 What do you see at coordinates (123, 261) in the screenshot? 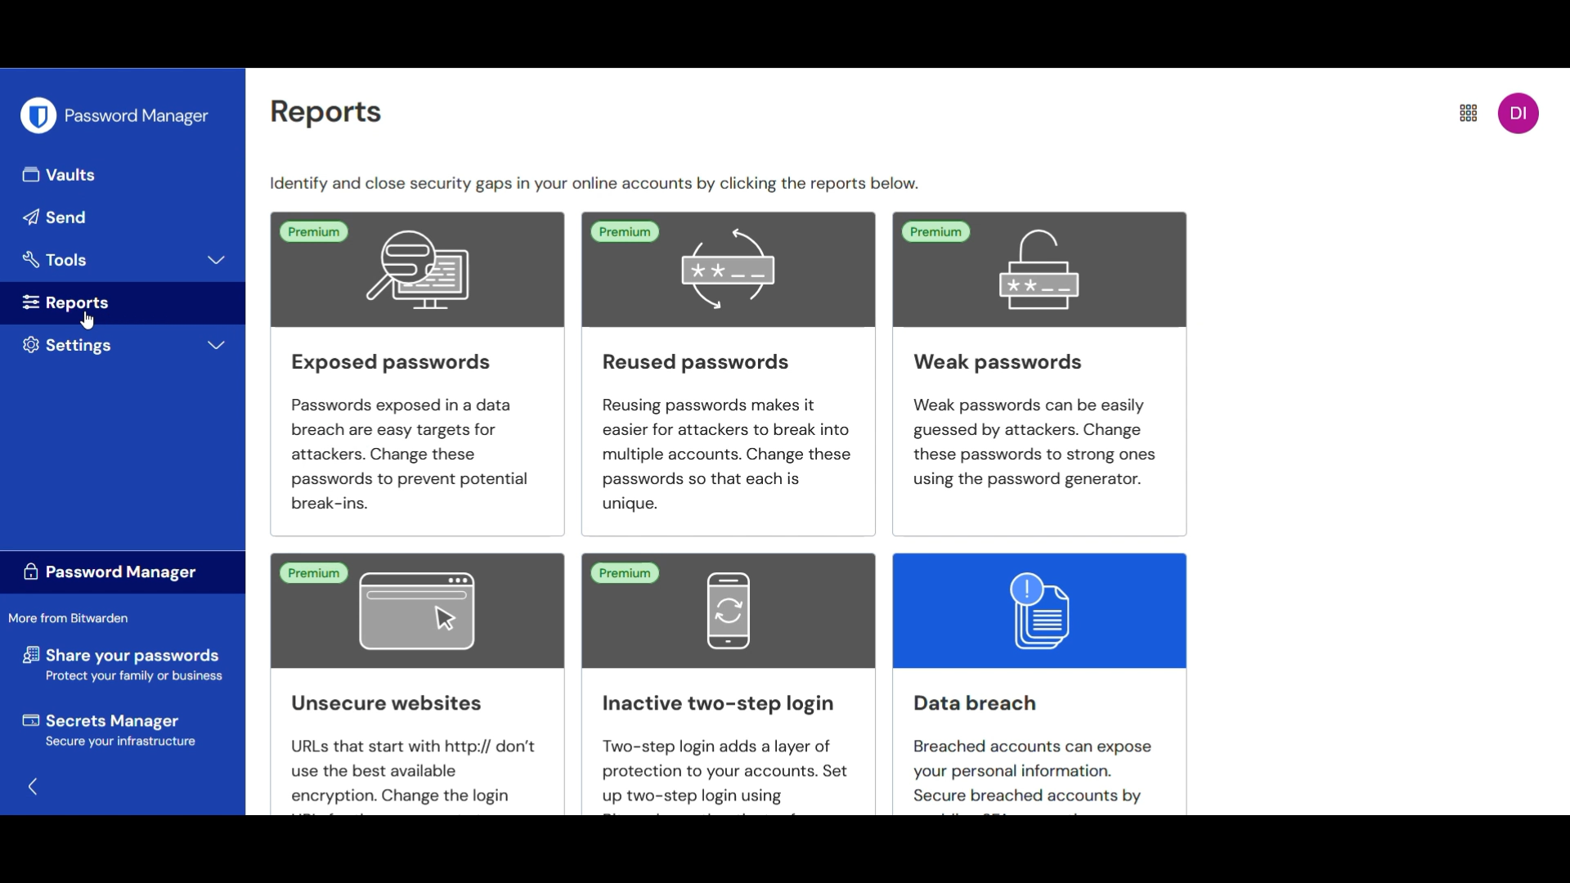
I see `Tools` at bounding box center [123, 261].